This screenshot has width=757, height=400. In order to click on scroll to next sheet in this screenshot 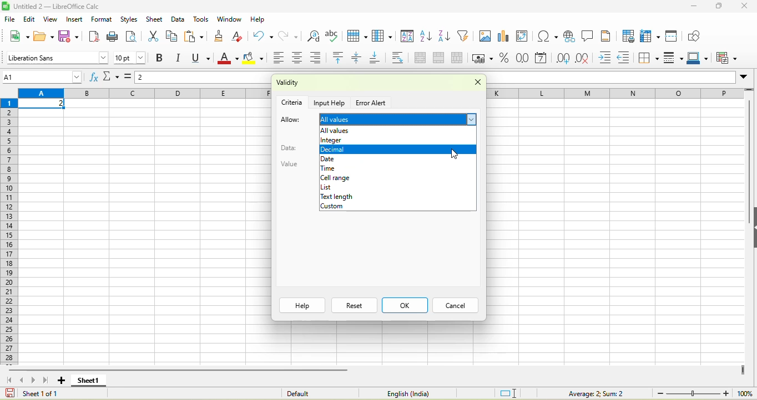, I will do `click(35, 381)`.